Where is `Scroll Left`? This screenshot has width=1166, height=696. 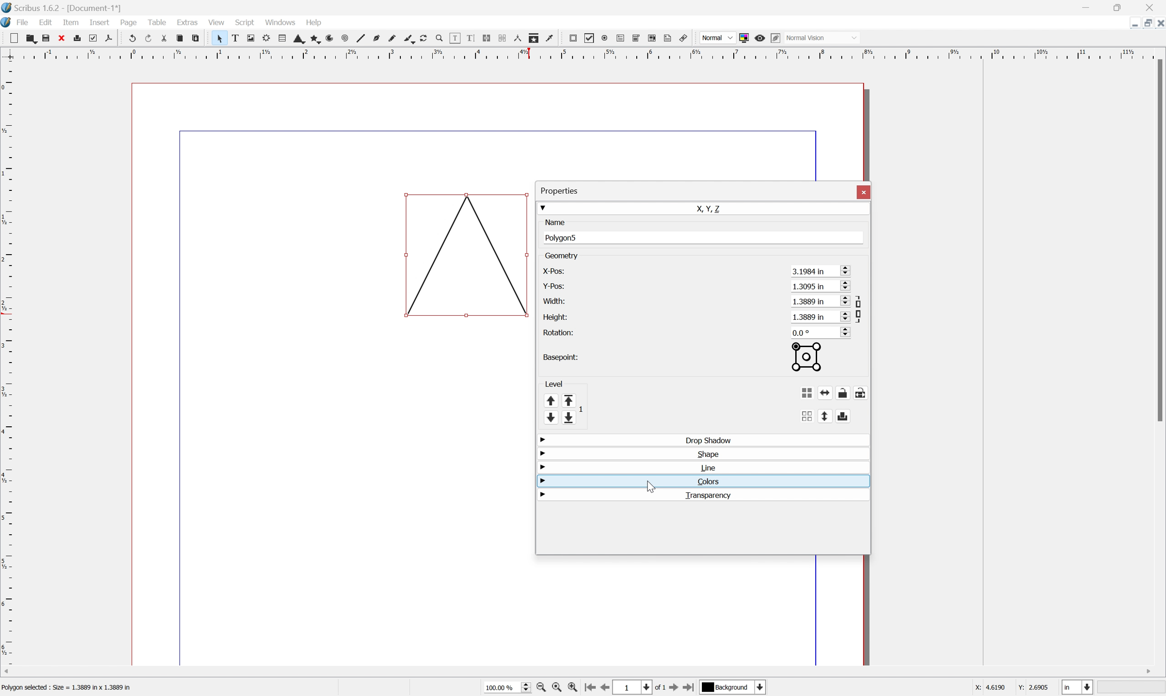
Scroll Left is located at coordinates (8, 671).